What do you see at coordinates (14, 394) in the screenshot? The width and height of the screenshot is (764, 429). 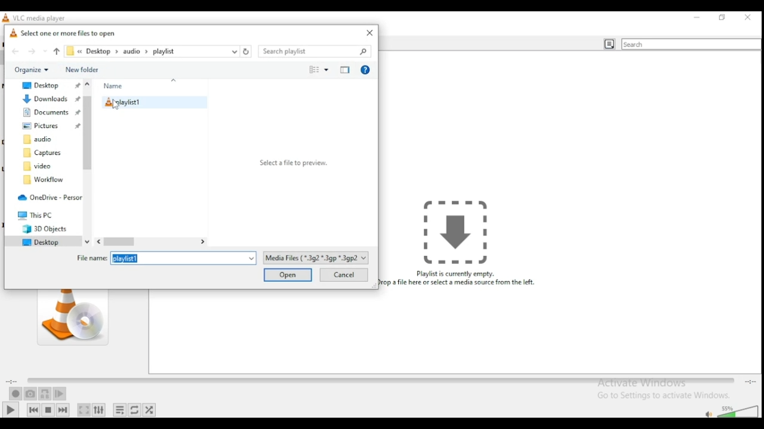 I see `record` at bounding box center [14, 394].